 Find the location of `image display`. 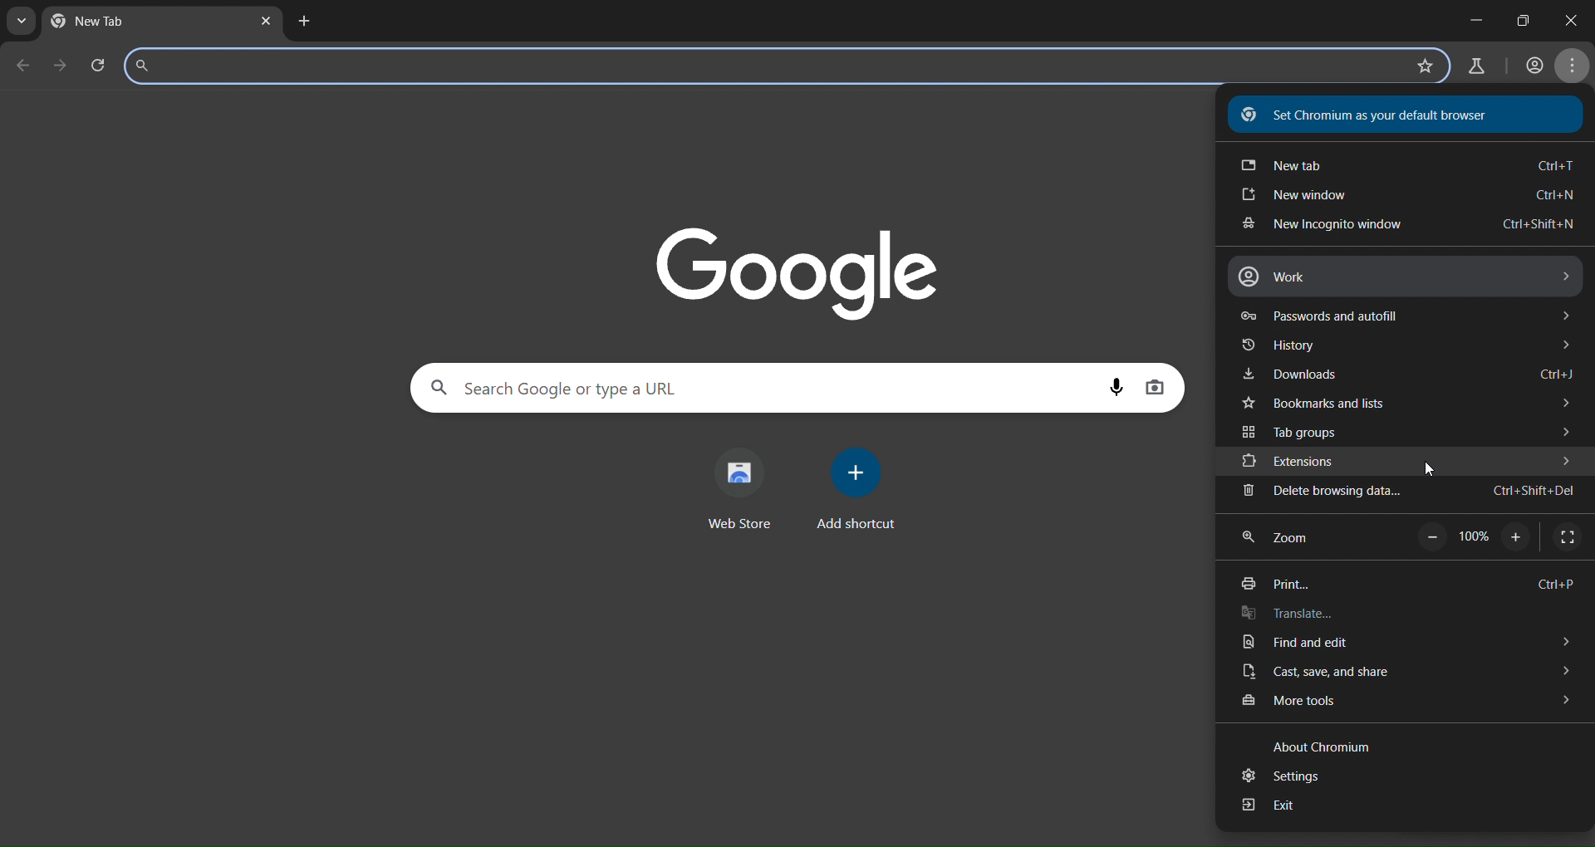

image display is located at coordinates (1156, 388).